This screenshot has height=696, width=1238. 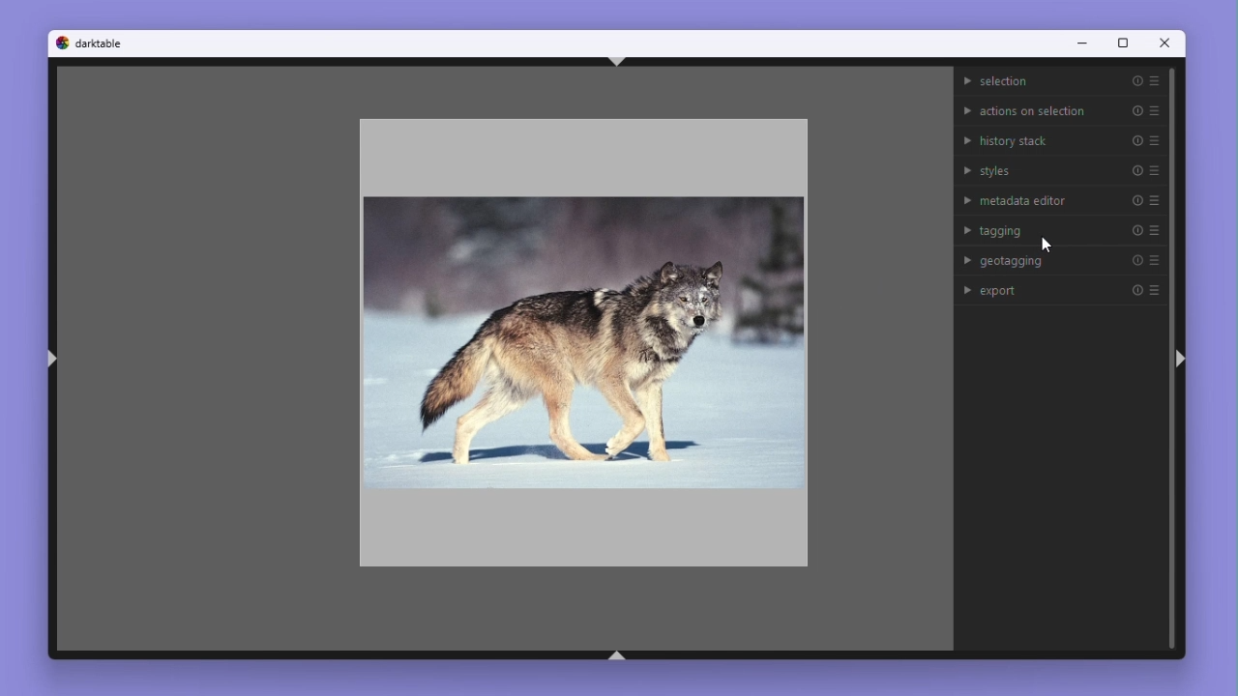 I want to click on Metadata editor, so click(x=1061, y=198).